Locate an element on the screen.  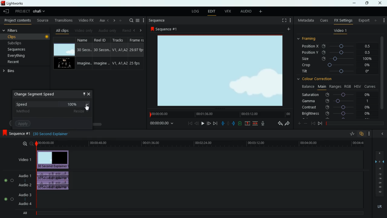
beggining is located at coordinates (313, 123).